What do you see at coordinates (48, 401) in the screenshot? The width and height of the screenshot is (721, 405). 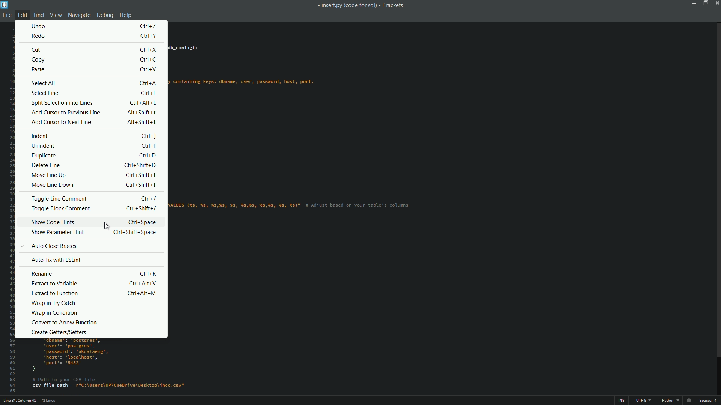 I see `number of lines` at bounding box center [48, 401].